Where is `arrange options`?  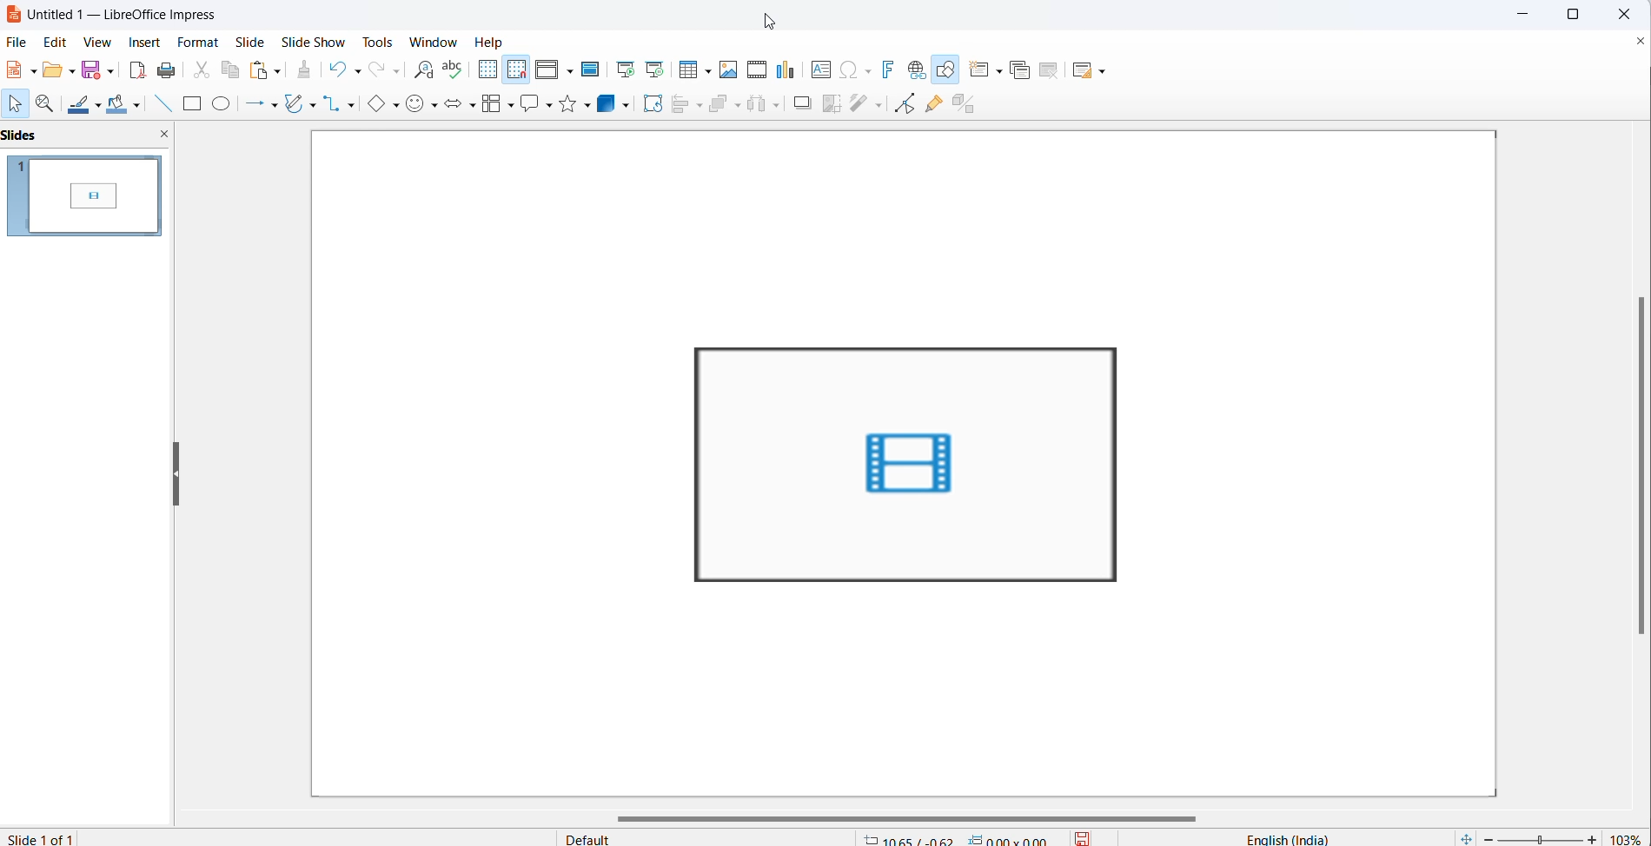
arrange options is located at coordinates (738, 112).